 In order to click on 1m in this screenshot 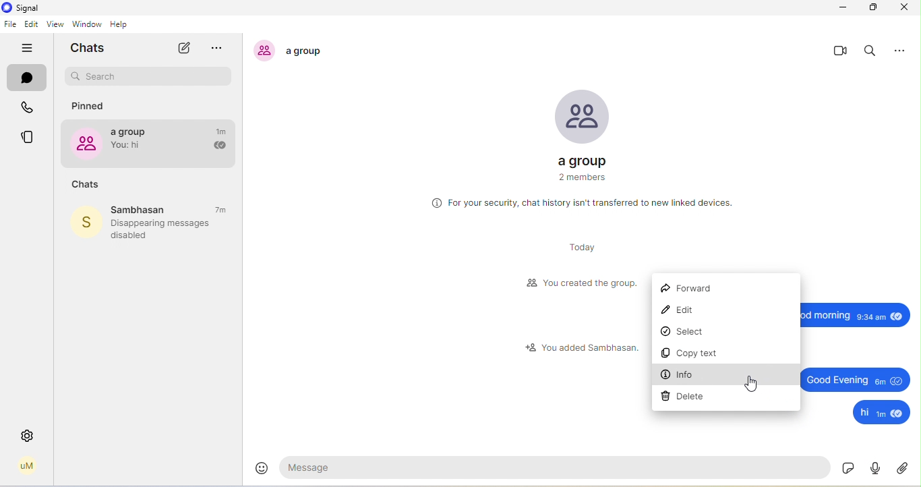, I will do `click(222, 131)`.